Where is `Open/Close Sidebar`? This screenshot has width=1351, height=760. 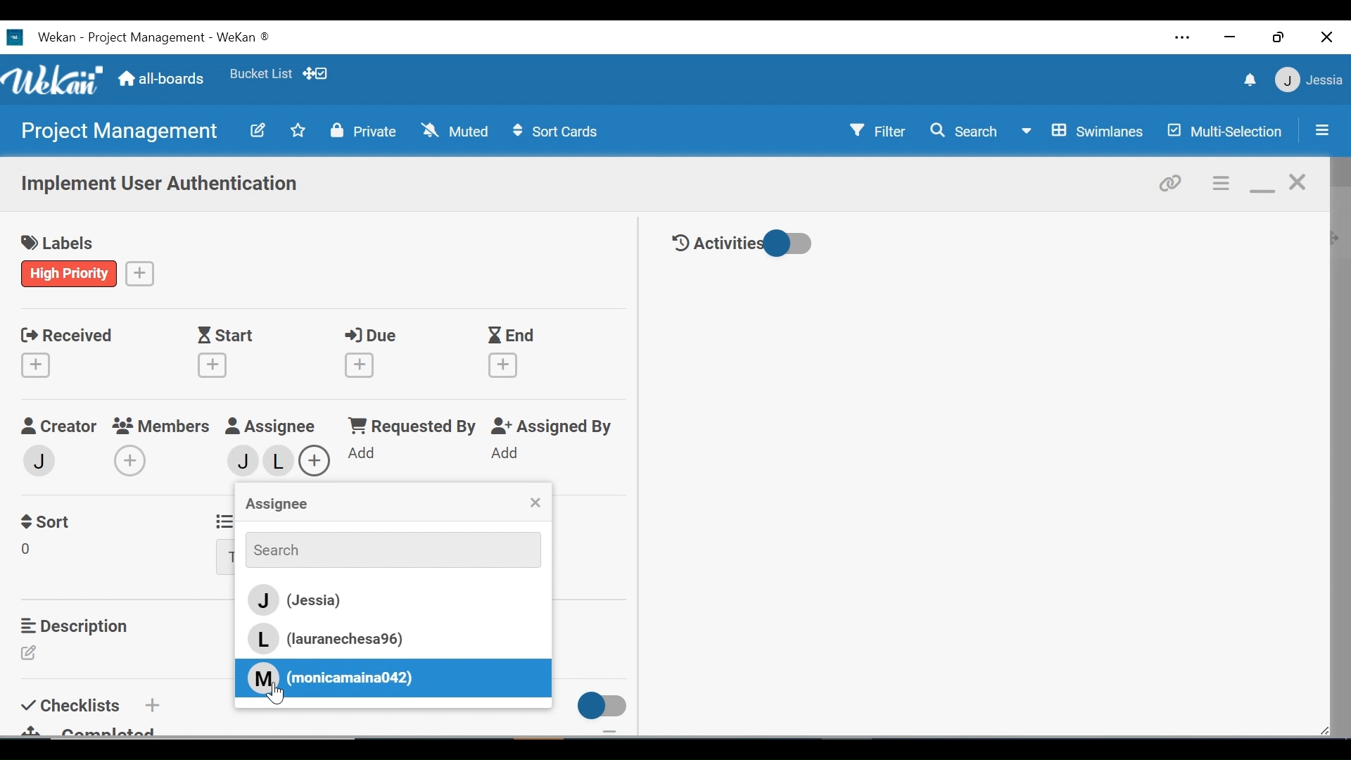
Open/Close Sidebar is located at coordinates (1321, 132).